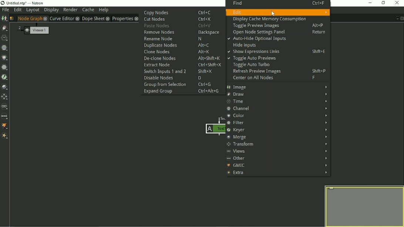 Image resolution: width=404 pixels, height=227 pixels. Describe the element at coordinates (5, 68) in the screenshot. I see `Filter` at that location.